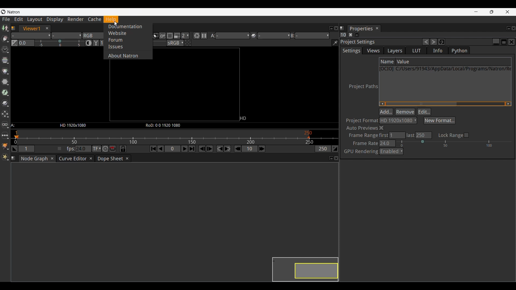 The image size is (516, 290). Describe the element at coordinates (373, 143) in the screenshot. I see `Frame Rate 24.0` at that location.